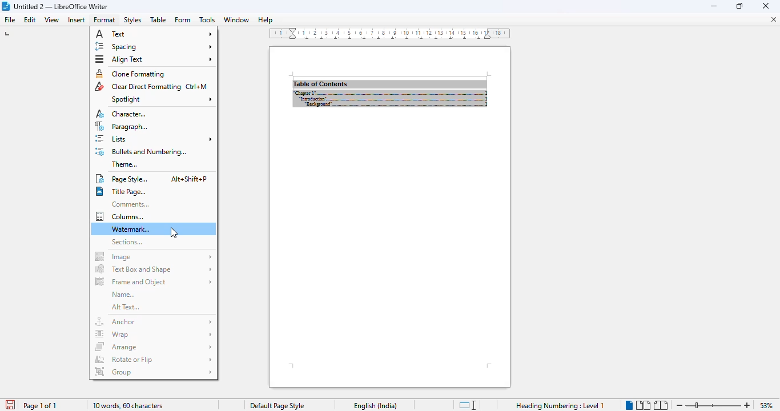 This screenshot has width=780, height=411. I want to click on frame and object, so click(153, 281).